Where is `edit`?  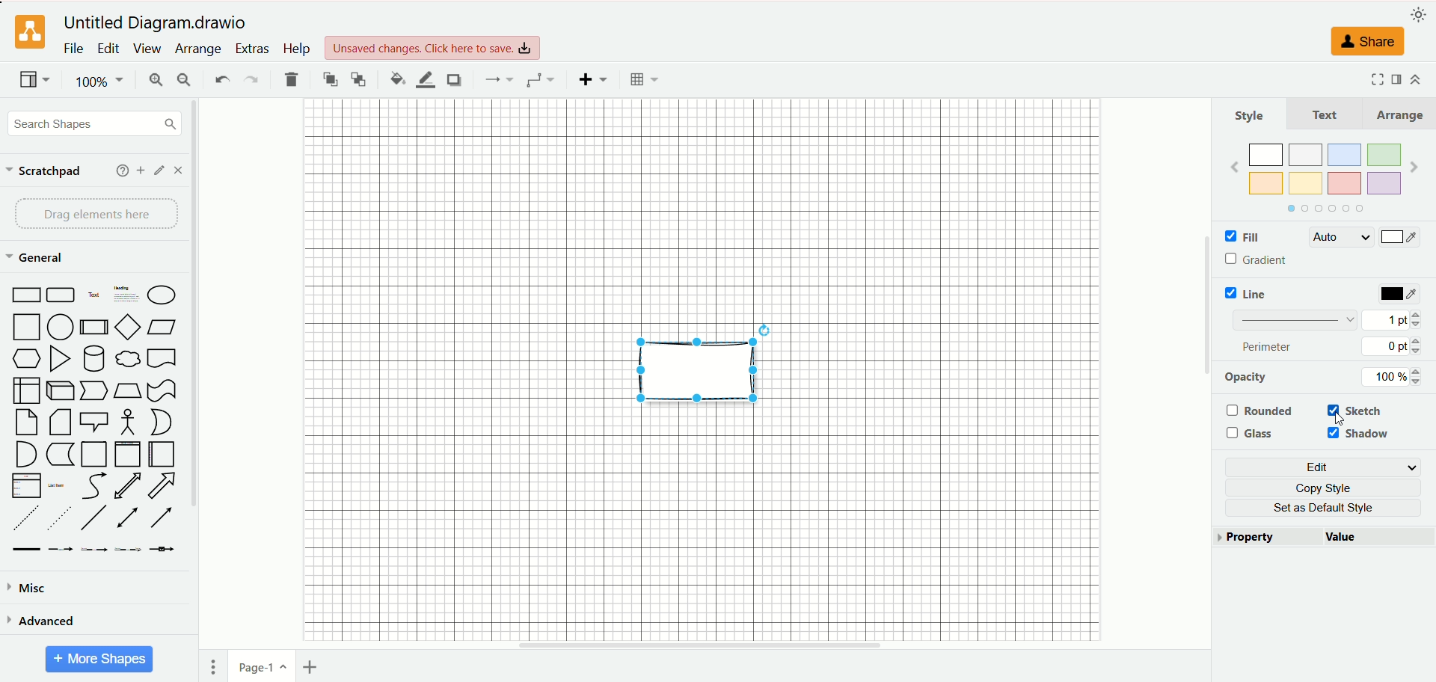 edit is located at coordinates (1326, 467).